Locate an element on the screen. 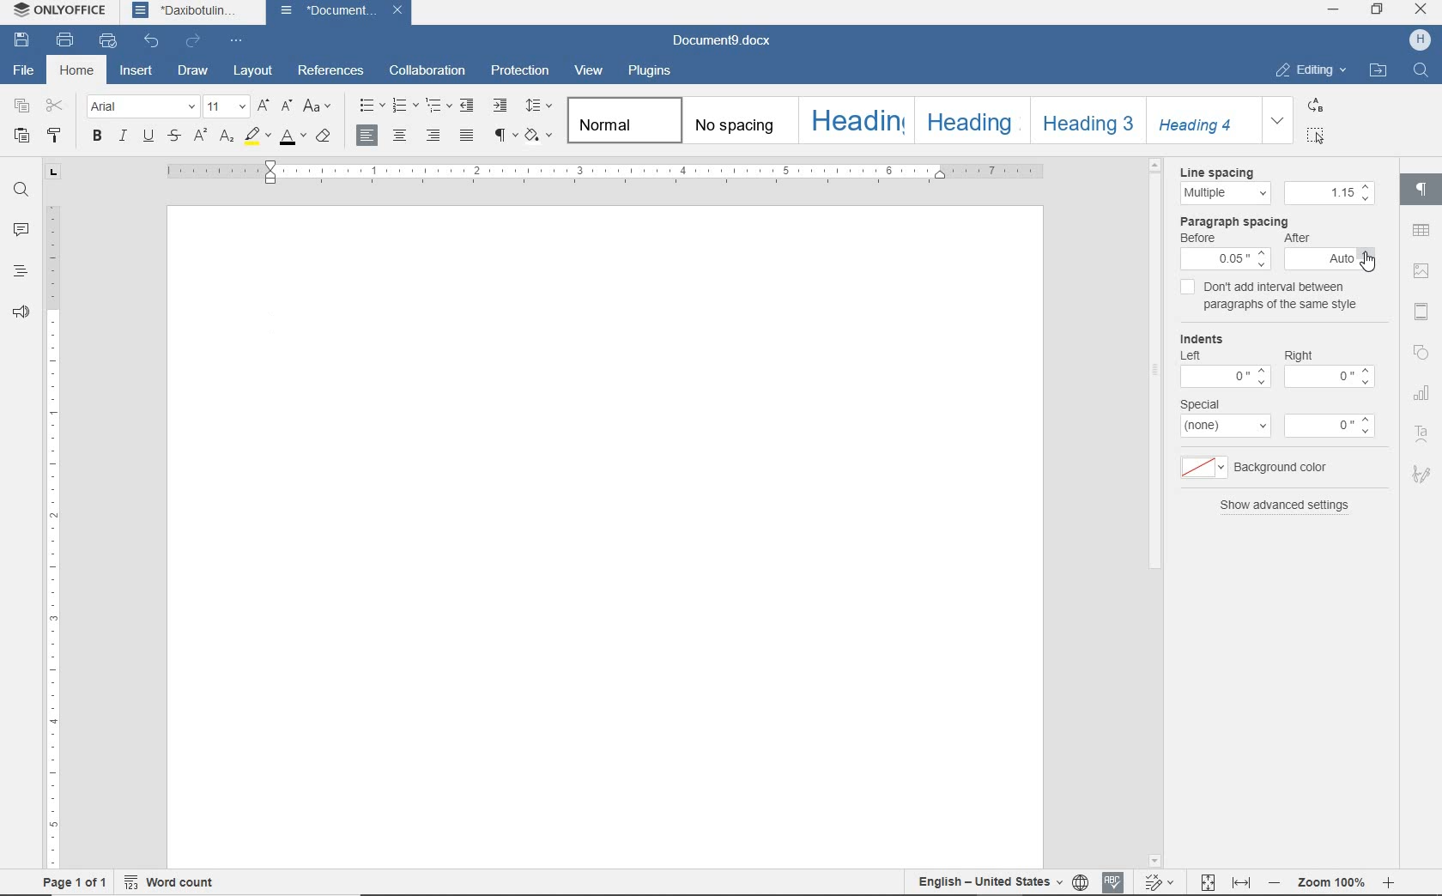 Image resolution: width=1442 pixels, height=896 pixels. decrement font size is located at coordinates (288, 106).